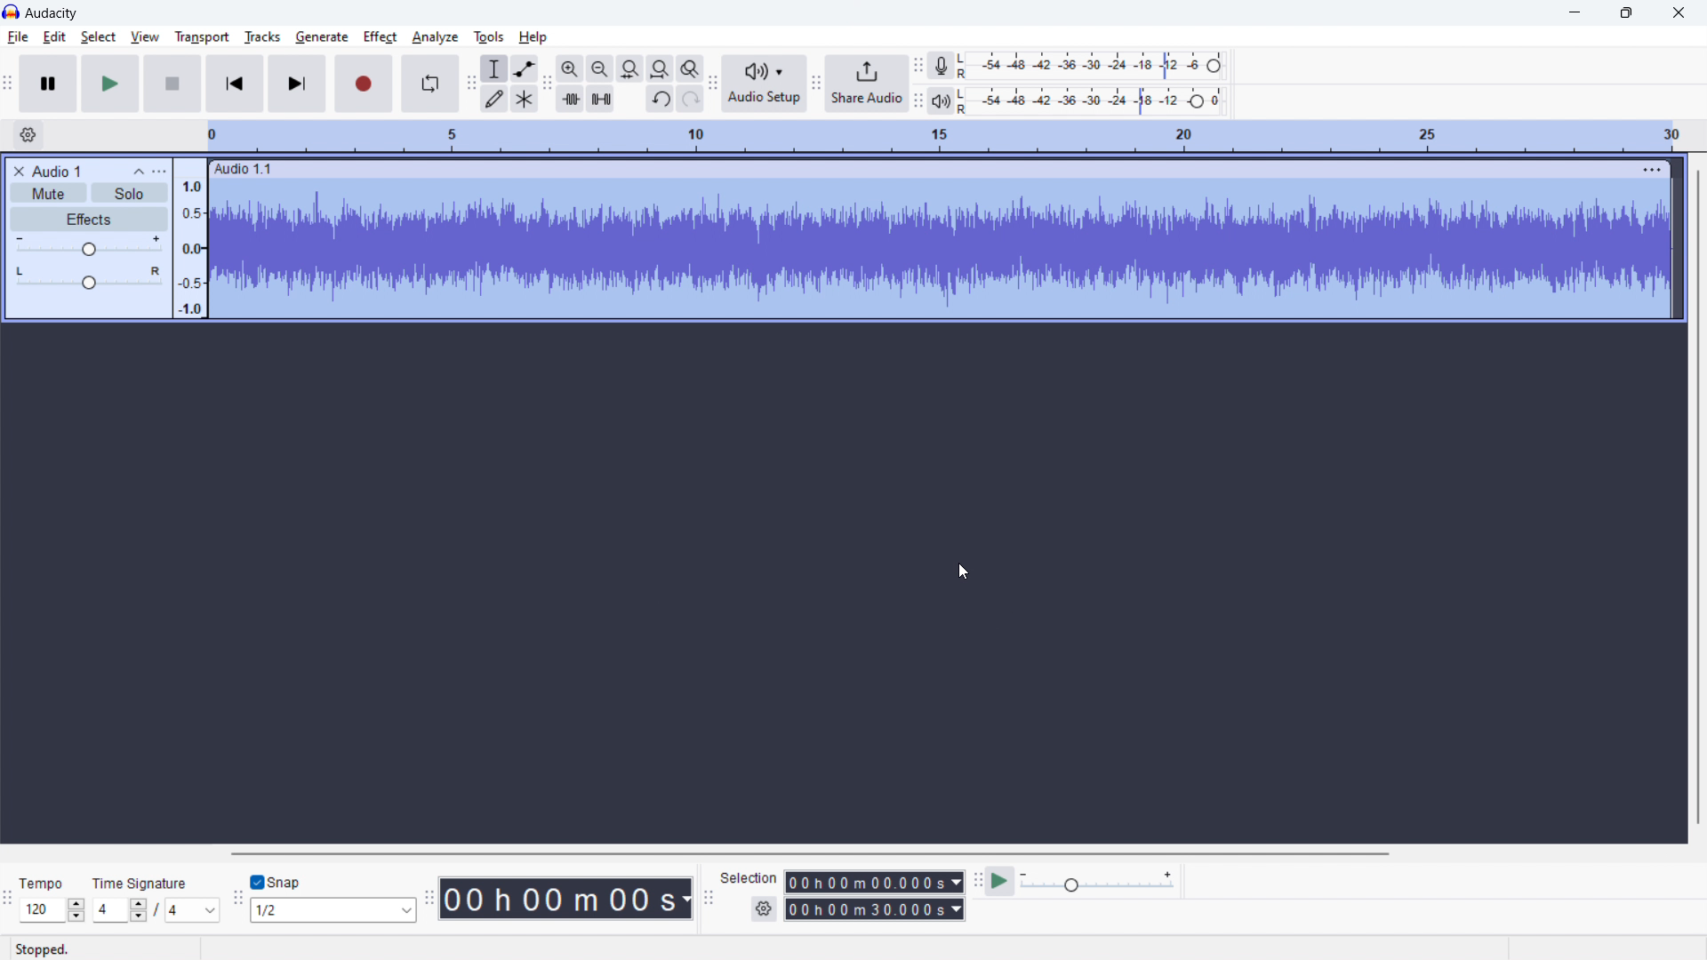 Image resolution: width=1707 pixels, height=960 pixels. What do you see at coordinates (568, 899) in the screenshot?
I see `timestamp` at bounding box center [568, 899].